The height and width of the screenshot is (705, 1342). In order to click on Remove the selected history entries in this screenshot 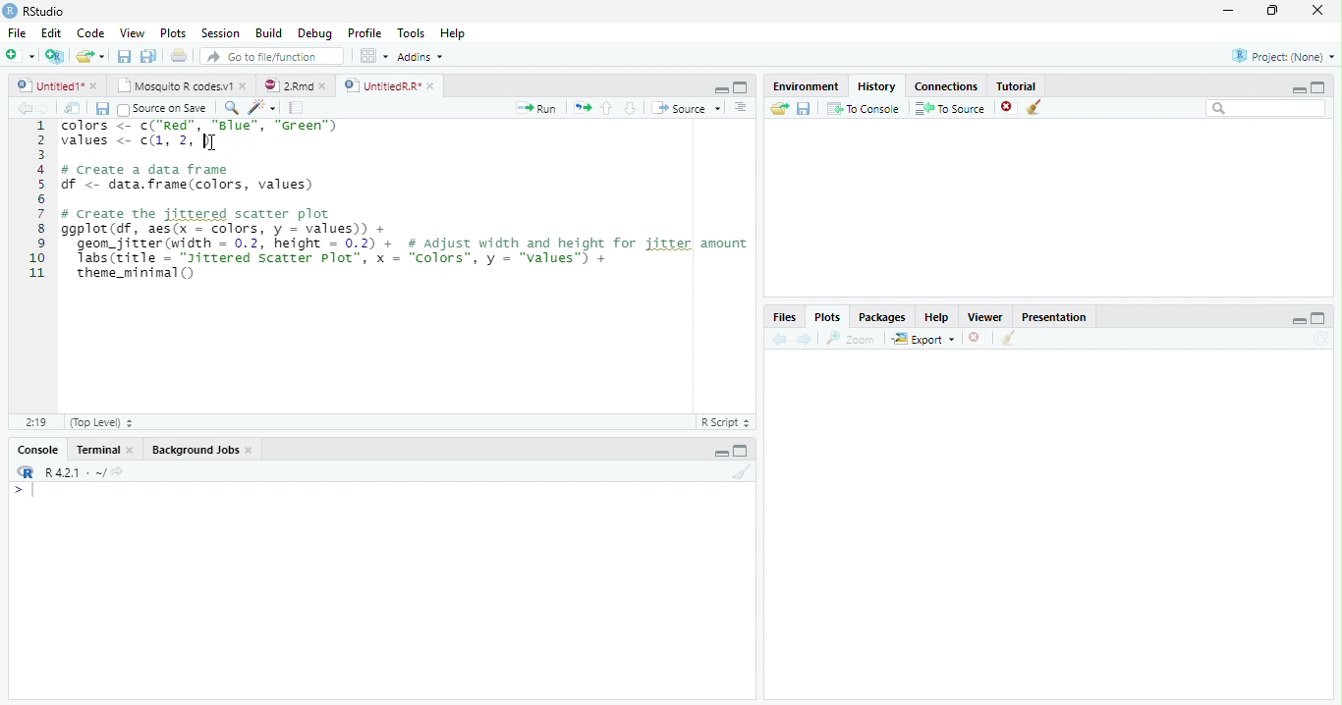, I will do `click(1009, 108)`.